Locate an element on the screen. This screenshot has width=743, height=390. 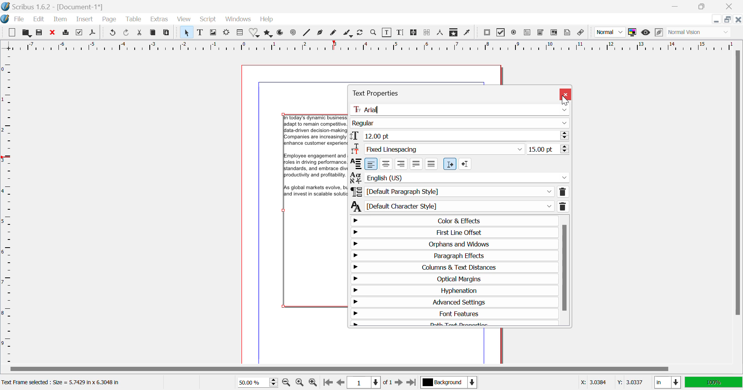
Next Page is located at coordinates (400, 383).